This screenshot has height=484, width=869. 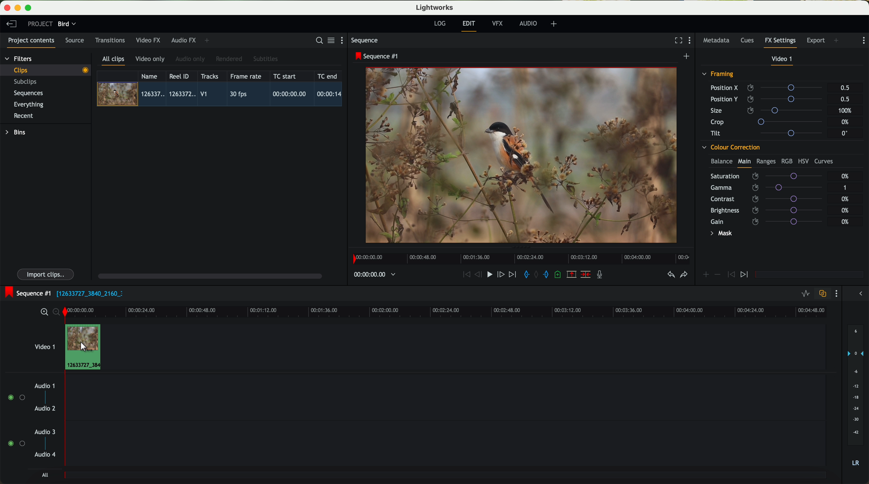 What do you see at coordinates (57, 313) in the screenshot?
I see `zoom out` at bounding box center [57, 313].